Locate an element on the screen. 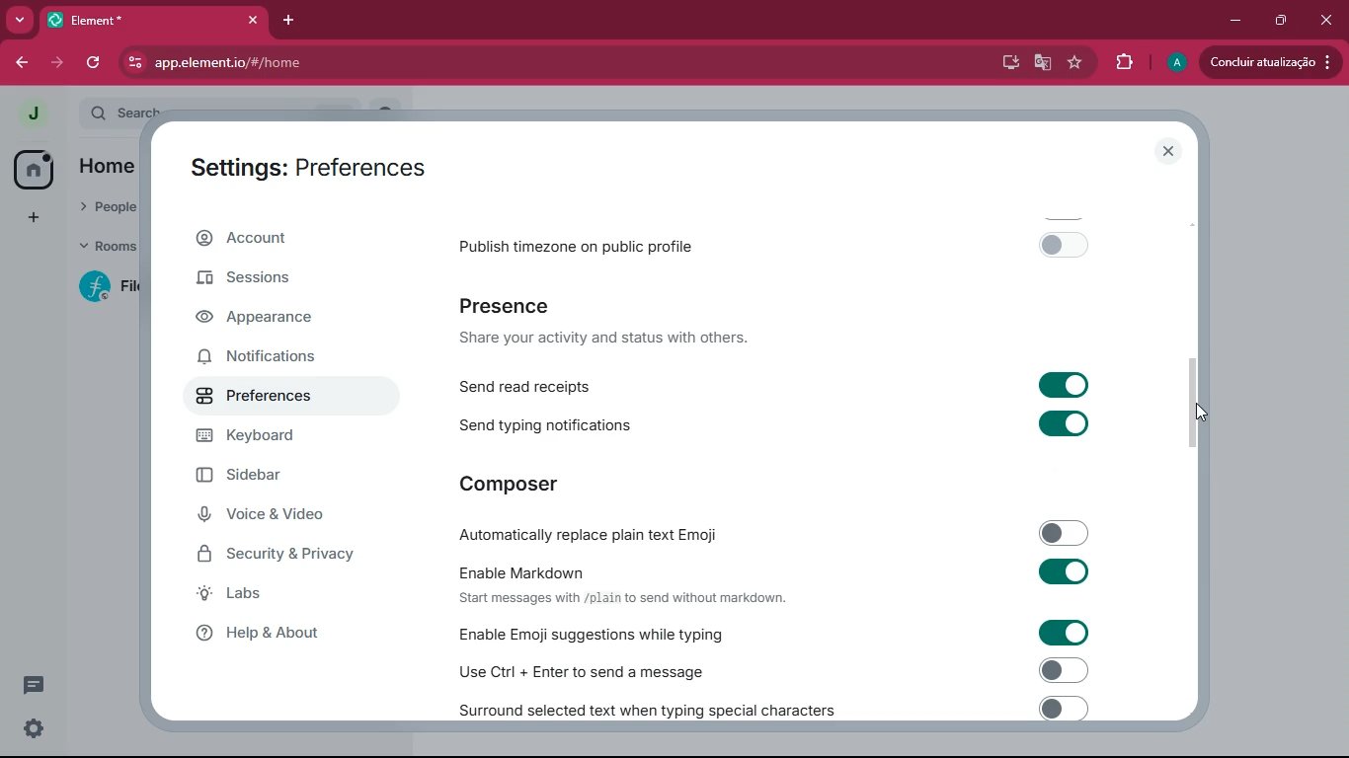 This screenshot has height=758, width=1349. composer is located at coordinates (513, 483).